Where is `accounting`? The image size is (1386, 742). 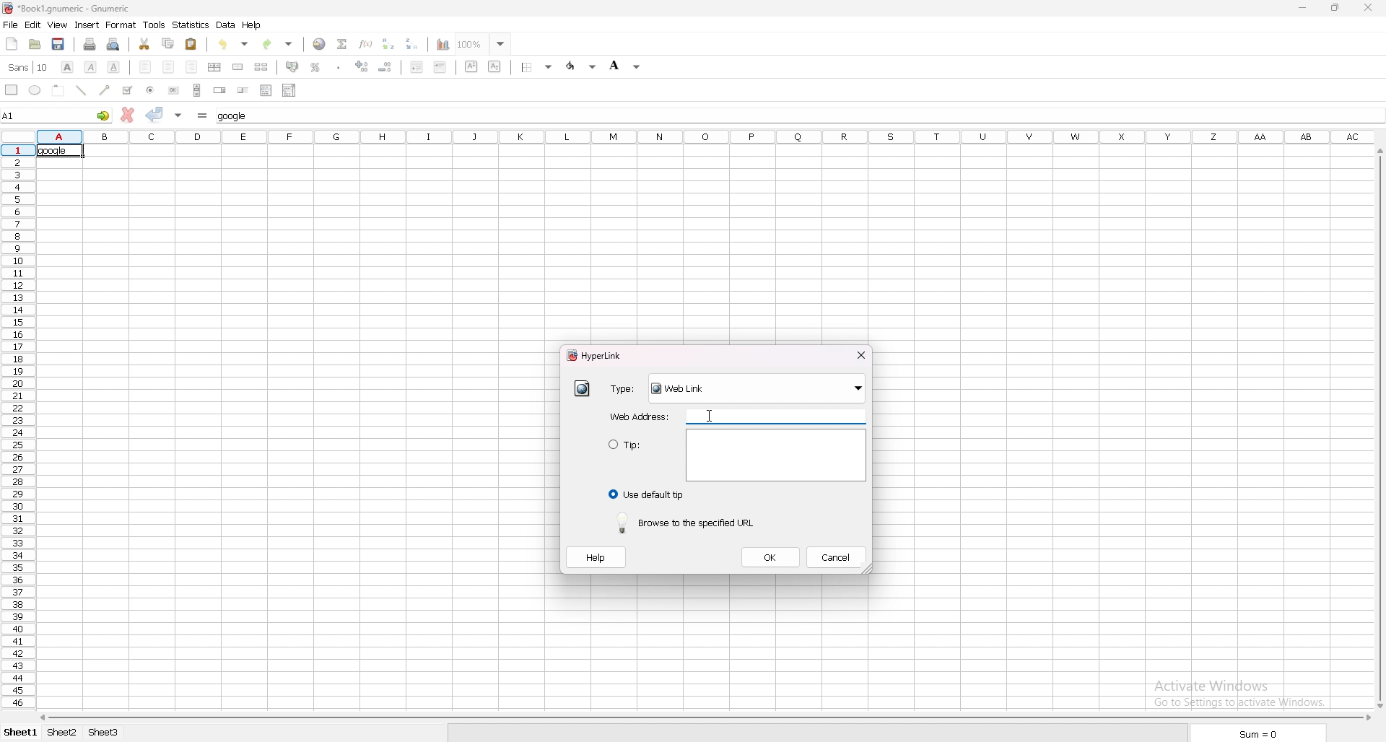 accounting is located at coordinates (293, 66).